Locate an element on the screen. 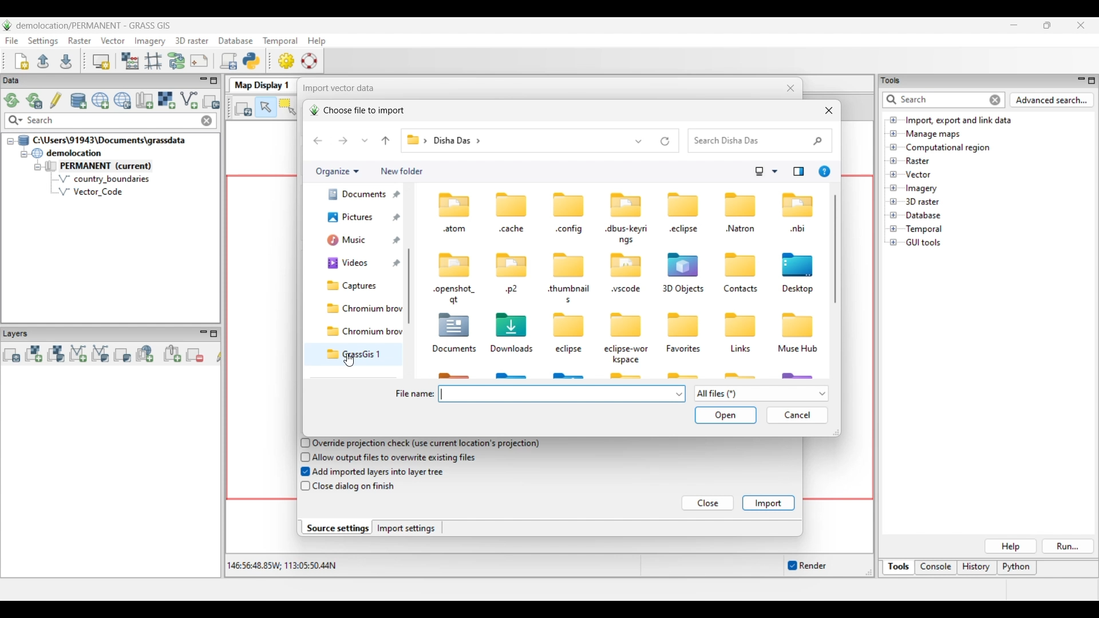  Go back is located at coordinates (318, 141).